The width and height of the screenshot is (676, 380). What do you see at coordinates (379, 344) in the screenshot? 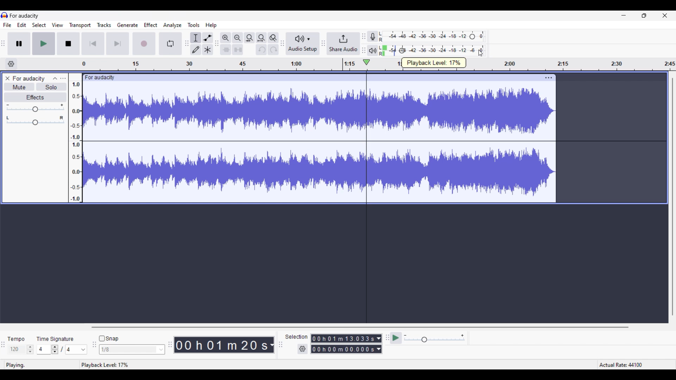
I see `Duration measurement options ` at bounding box center [379, 344].